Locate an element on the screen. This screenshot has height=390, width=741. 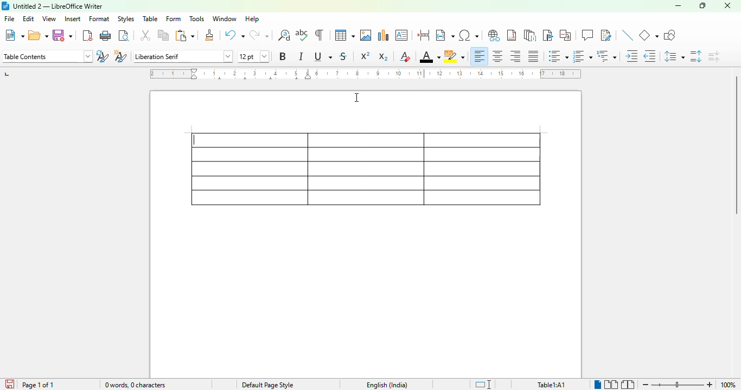
insert cross-reference is located at coordinates (565, 35).